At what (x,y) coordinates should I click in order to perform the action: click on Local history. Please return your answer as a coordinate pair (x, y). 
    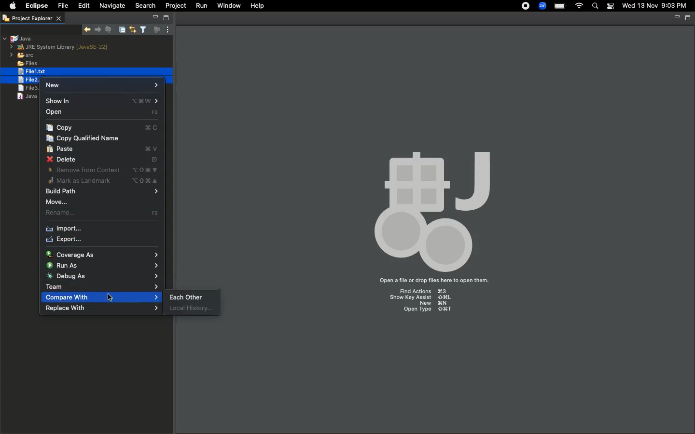
    Looking at the image, I should click on (193, 308).